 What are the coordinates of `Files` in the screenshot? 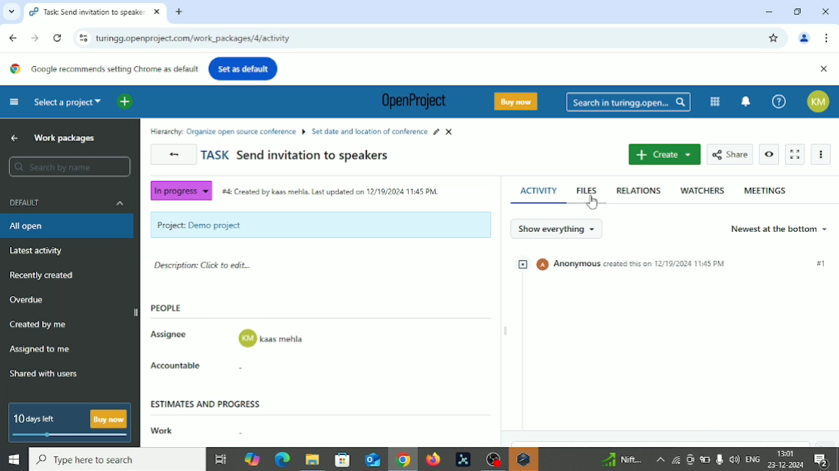 It's located at (589, 189).